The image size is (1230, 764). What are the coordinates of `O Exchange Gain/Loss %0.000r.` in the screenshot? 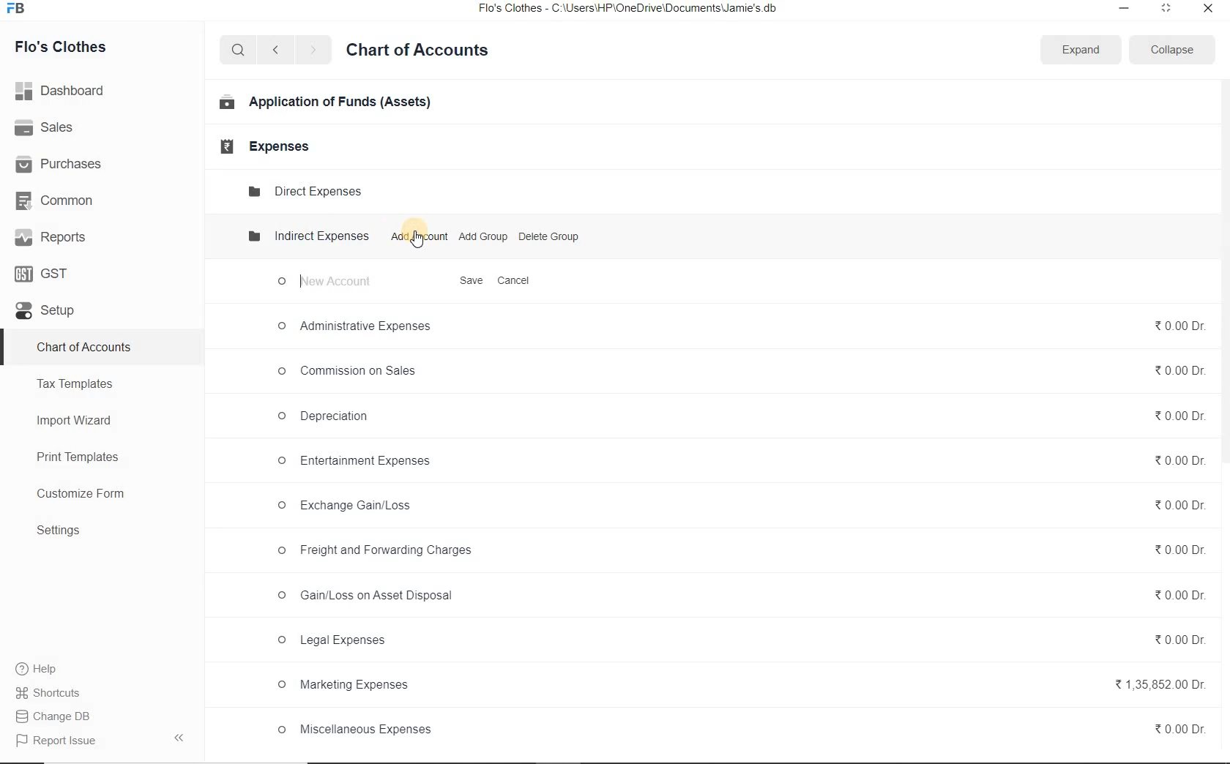 It's located at (739, 506).